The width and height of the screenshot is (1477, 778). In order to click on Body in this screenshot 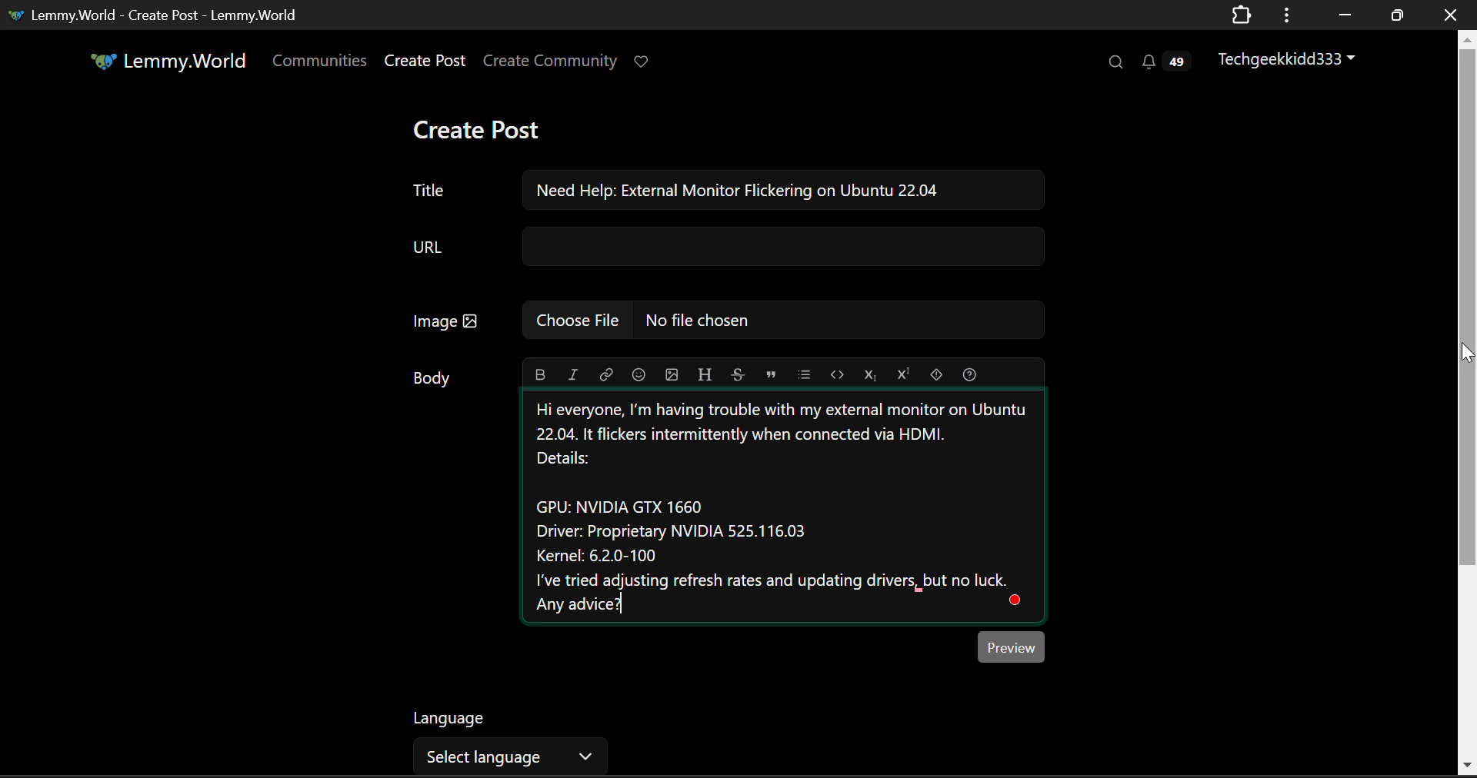, I will do `click(432, 379)`.